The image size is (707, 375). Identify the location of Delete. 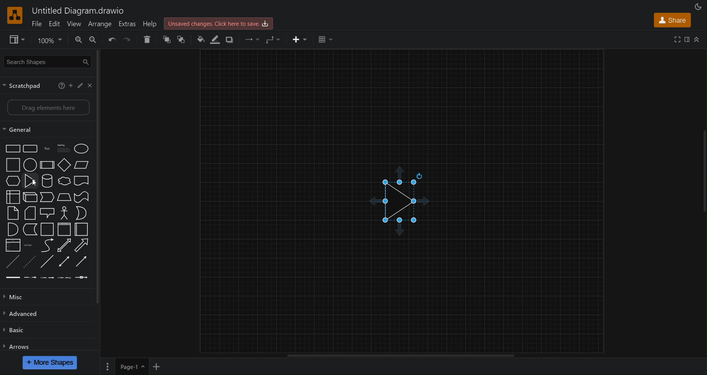
(146, 39).